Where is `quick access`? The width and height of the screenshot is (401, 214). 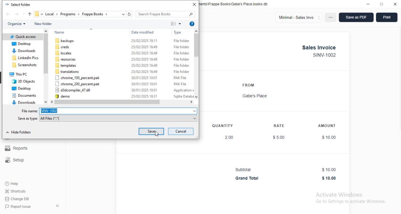
quick access is located at coordinates (23, 37).